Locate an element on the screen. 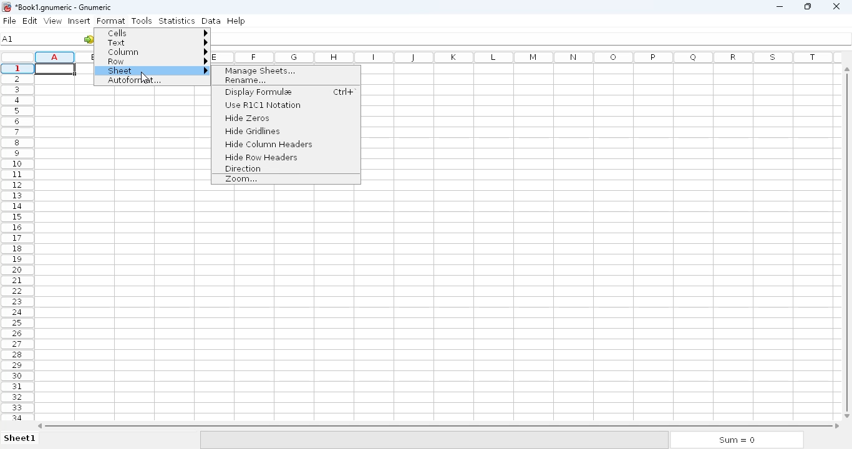  minimize is located at coordinates (780, 7).